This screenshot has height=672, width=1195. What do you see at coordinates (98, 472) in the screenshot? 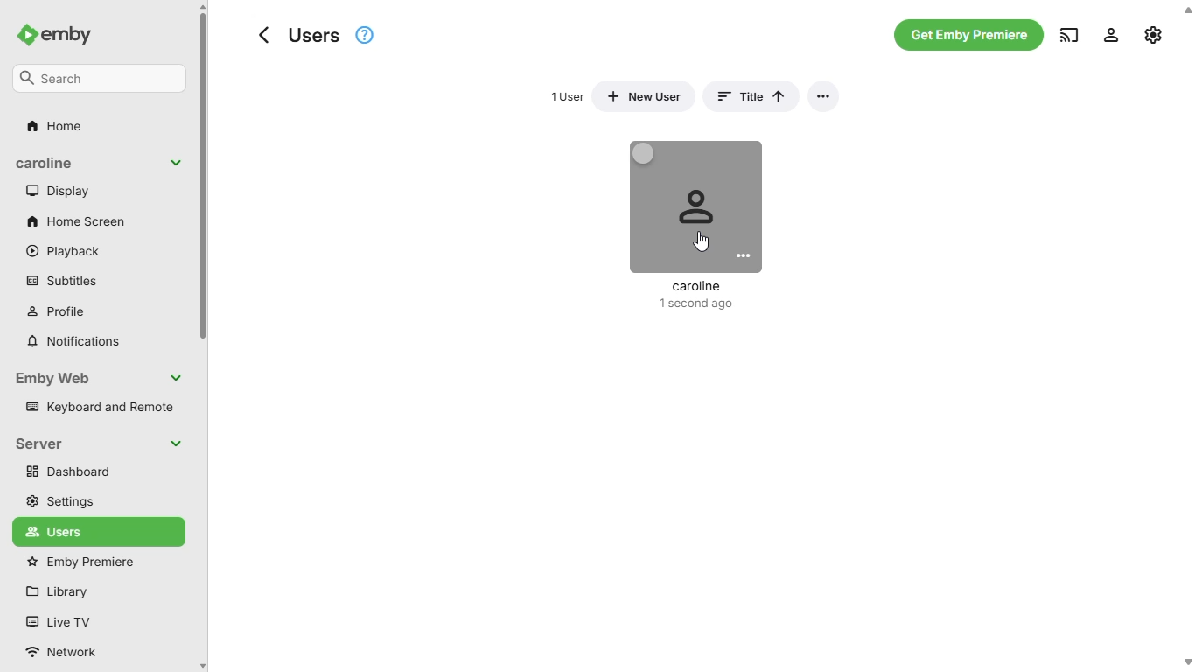
I see `dashboard` at bounding box center [98, 472].